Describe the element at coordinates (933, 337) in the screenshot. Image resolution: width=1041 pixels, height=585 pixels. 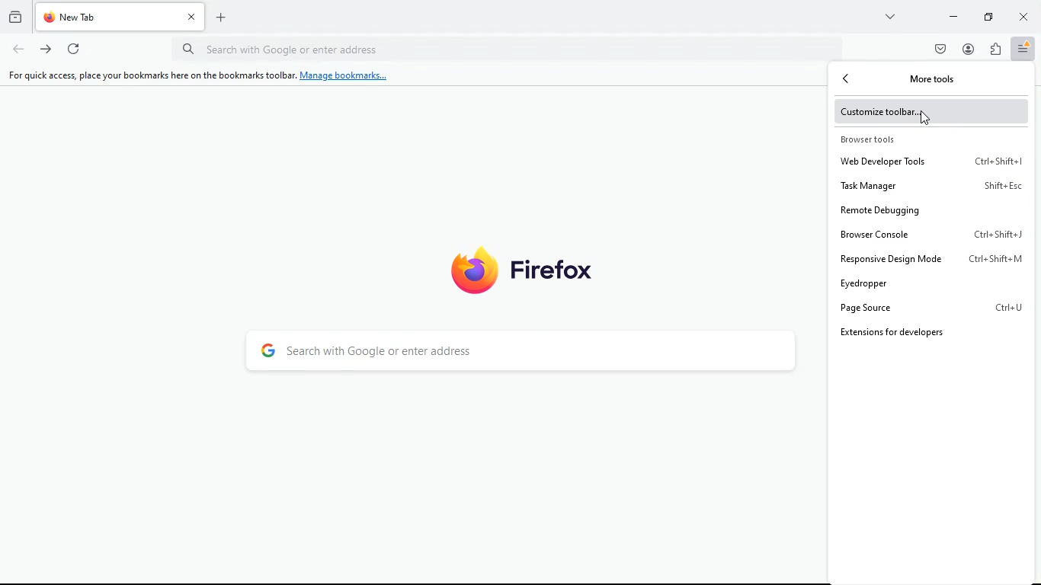
I see `extension for developers` at that location.